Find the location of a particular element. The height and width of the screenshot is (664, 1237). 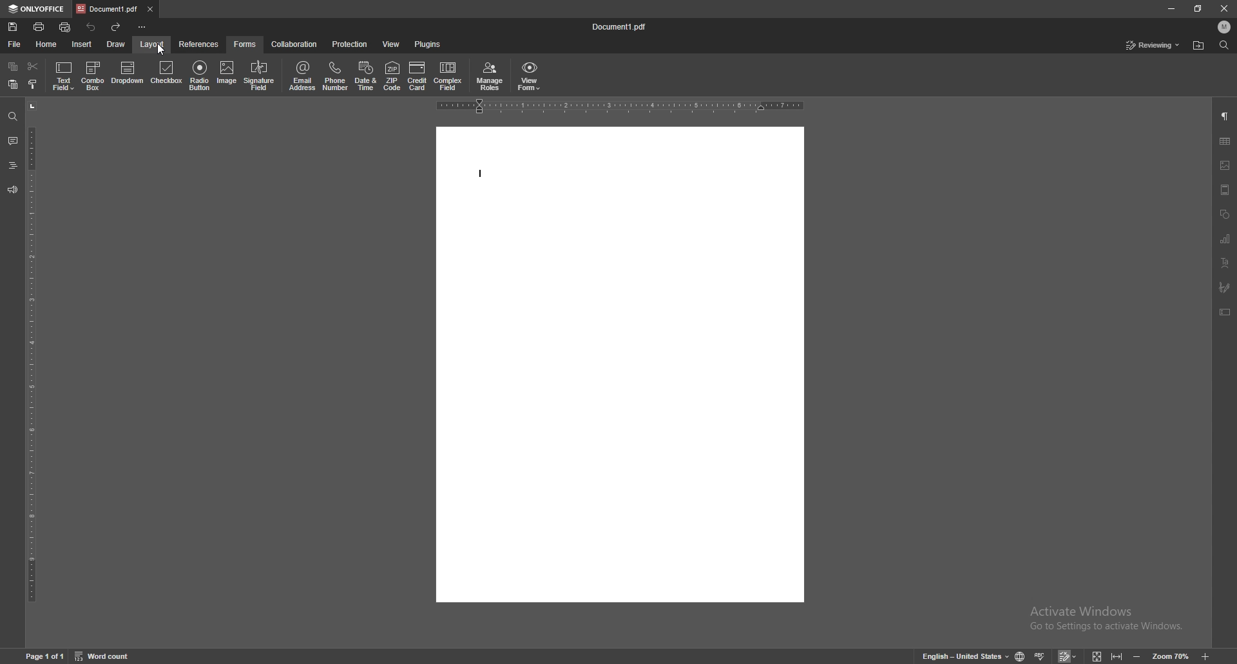

comment is located at coordinates (13, 142).